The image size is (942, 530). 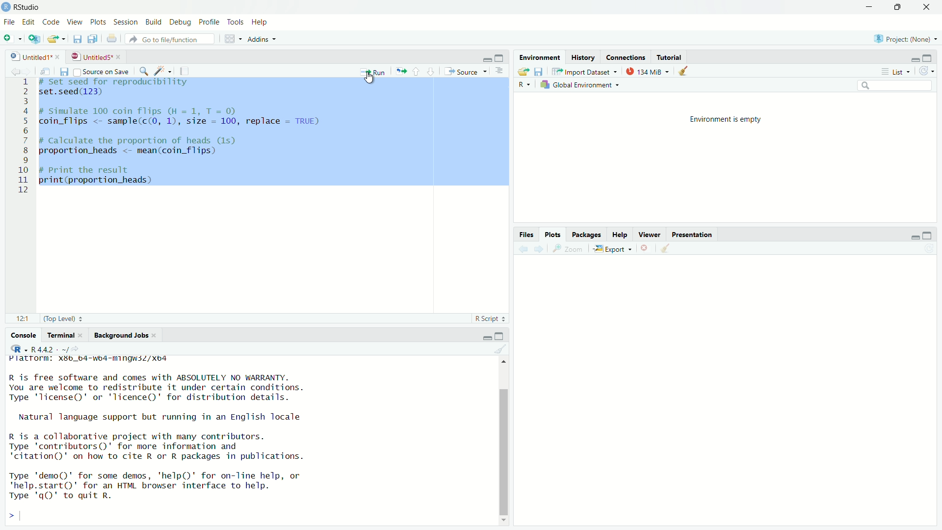 I want to click on R is free software and comes with ABSOLUTELY NO WARRANTY.
You are welcome to redistribute it under certain conditions.
Type 'license()' or 'licence()' for distribution details., so click(x=203, y=388).